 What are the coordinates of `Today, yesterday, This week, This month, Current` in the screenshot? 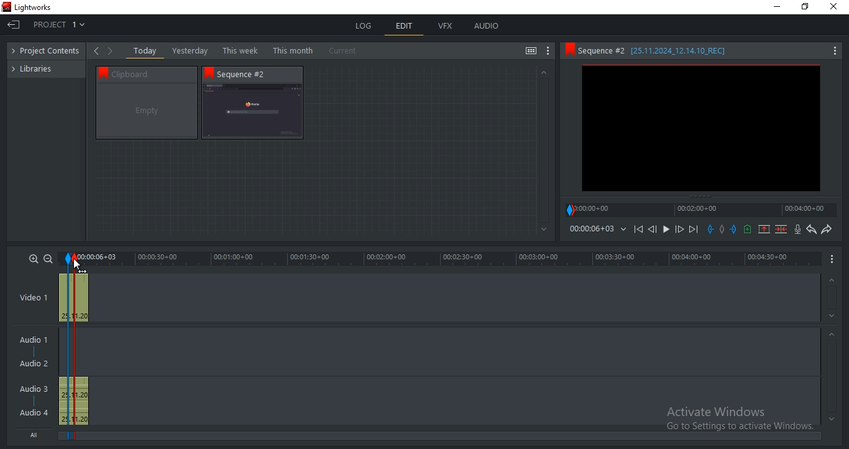 It's located at (248, 50).